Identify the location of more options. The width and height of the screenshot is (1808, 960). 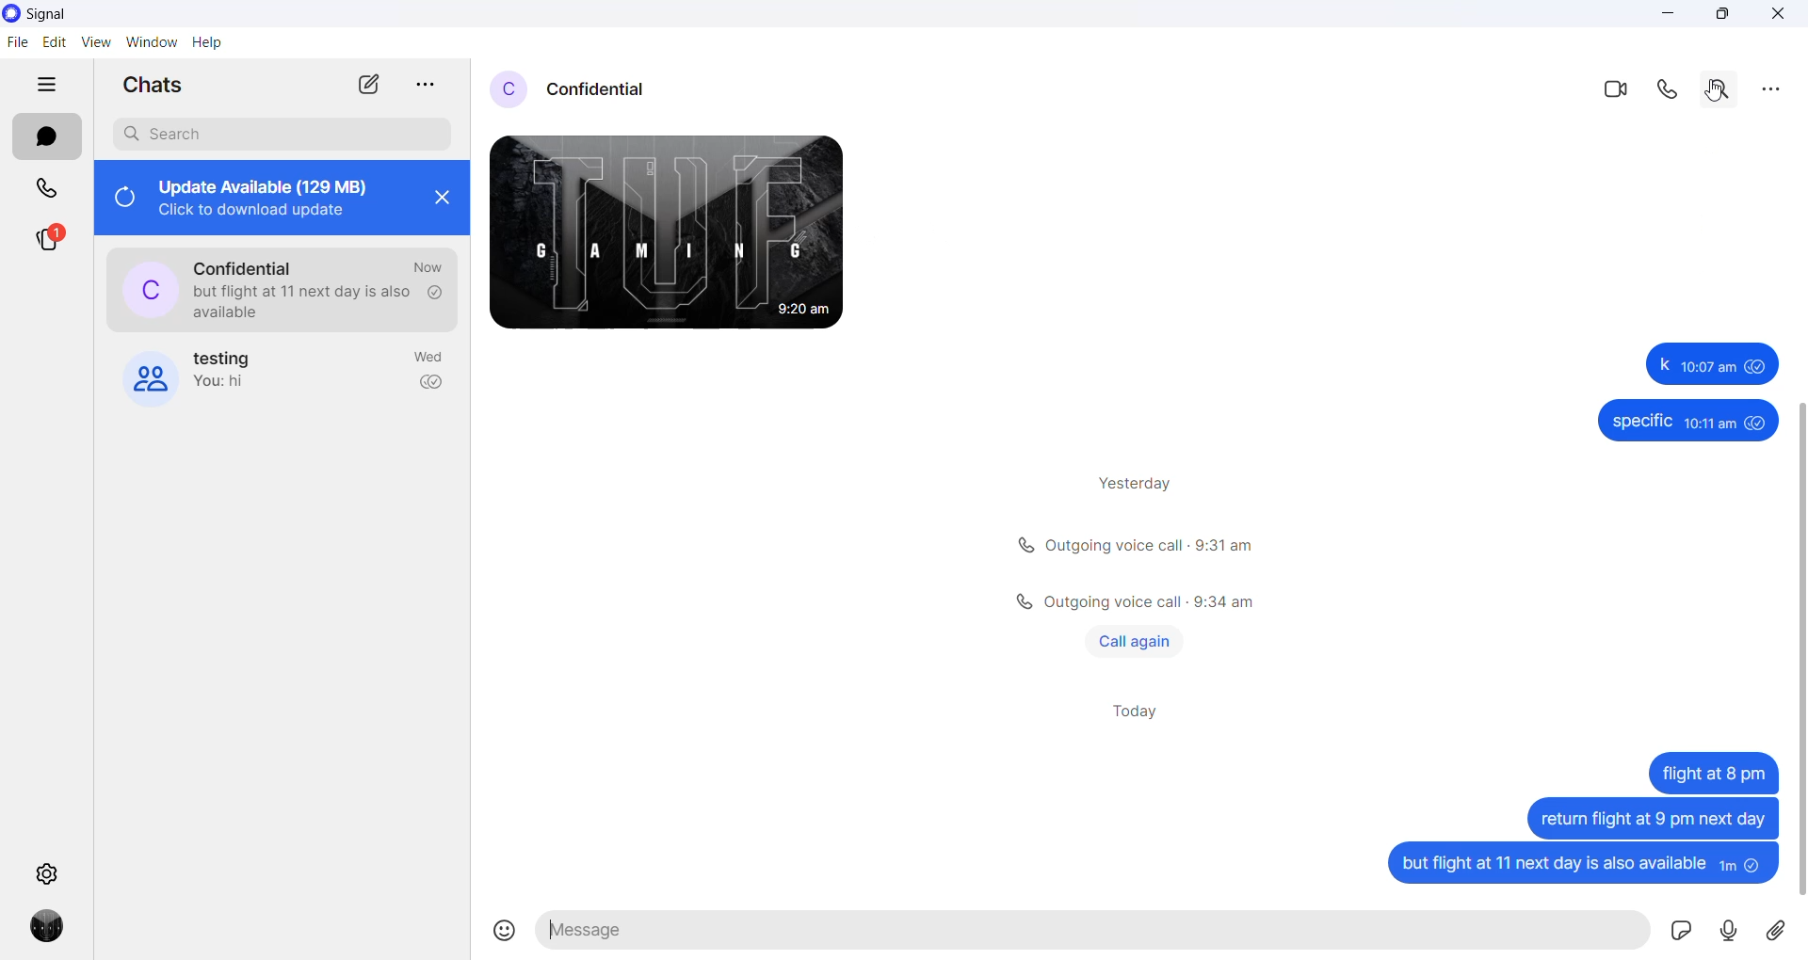
(1771, 87).